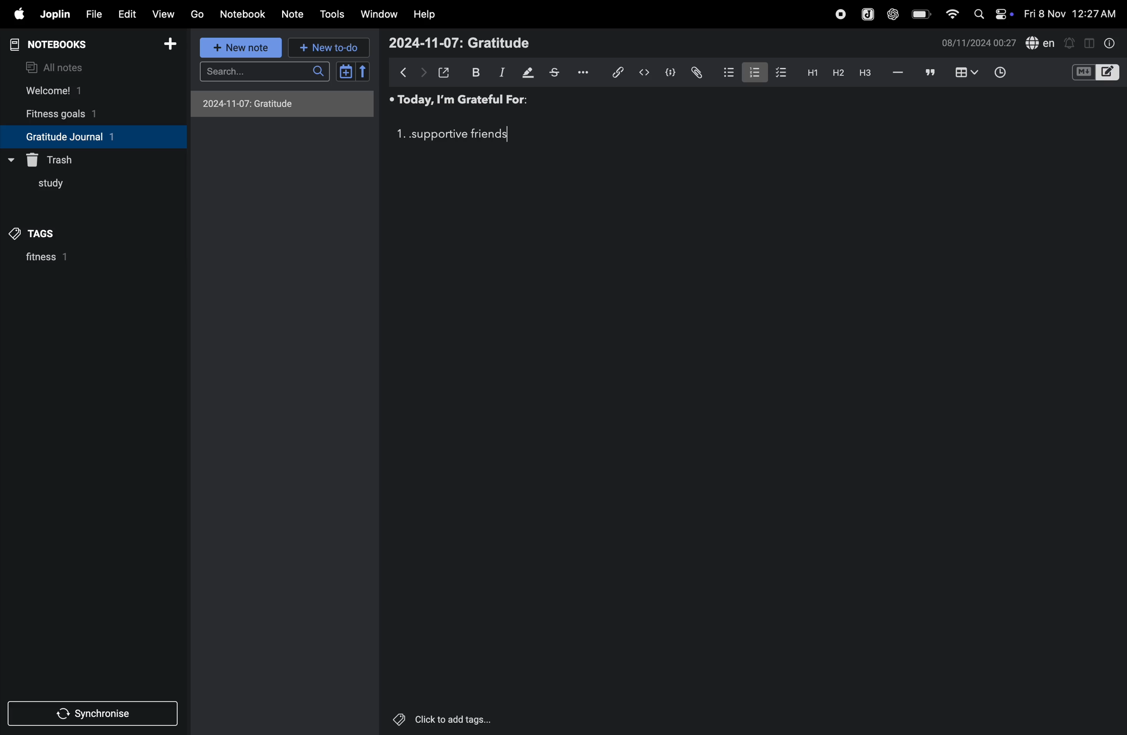 The height and width of the screenshot is (735, 1127). I want to click on check box, so click(778, 72).